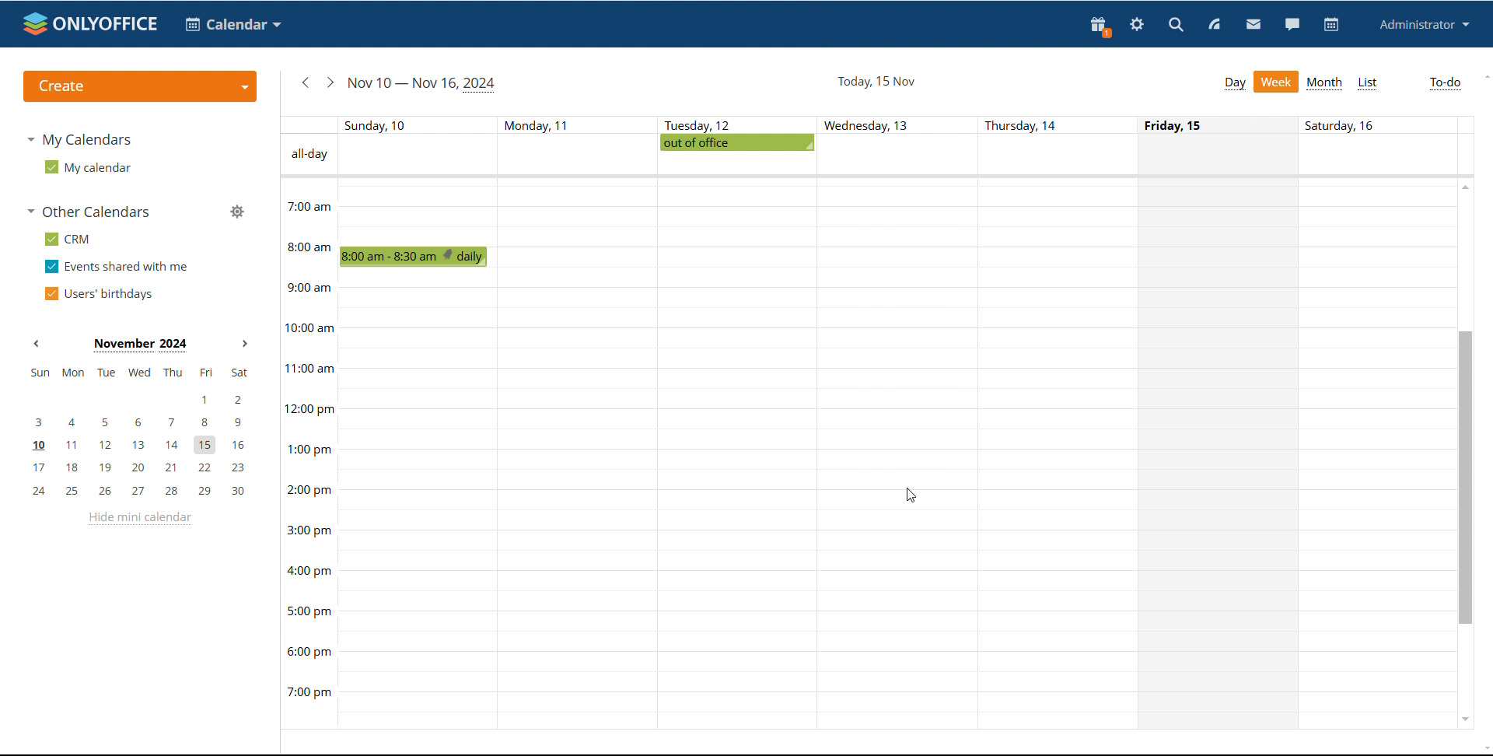  I want to click on current date, so click(875, 81).